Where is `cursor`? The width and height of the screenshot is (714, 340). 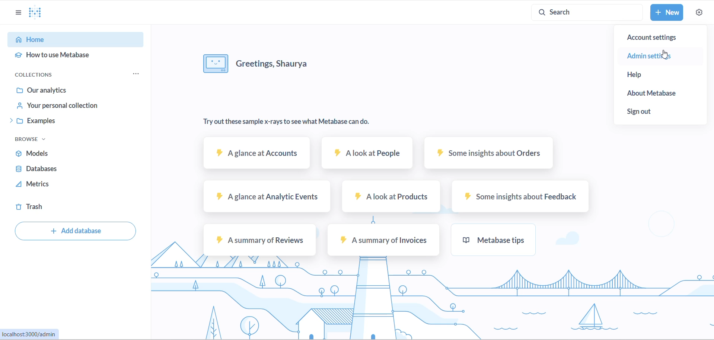
cursor is located at coordinates (667, 55).